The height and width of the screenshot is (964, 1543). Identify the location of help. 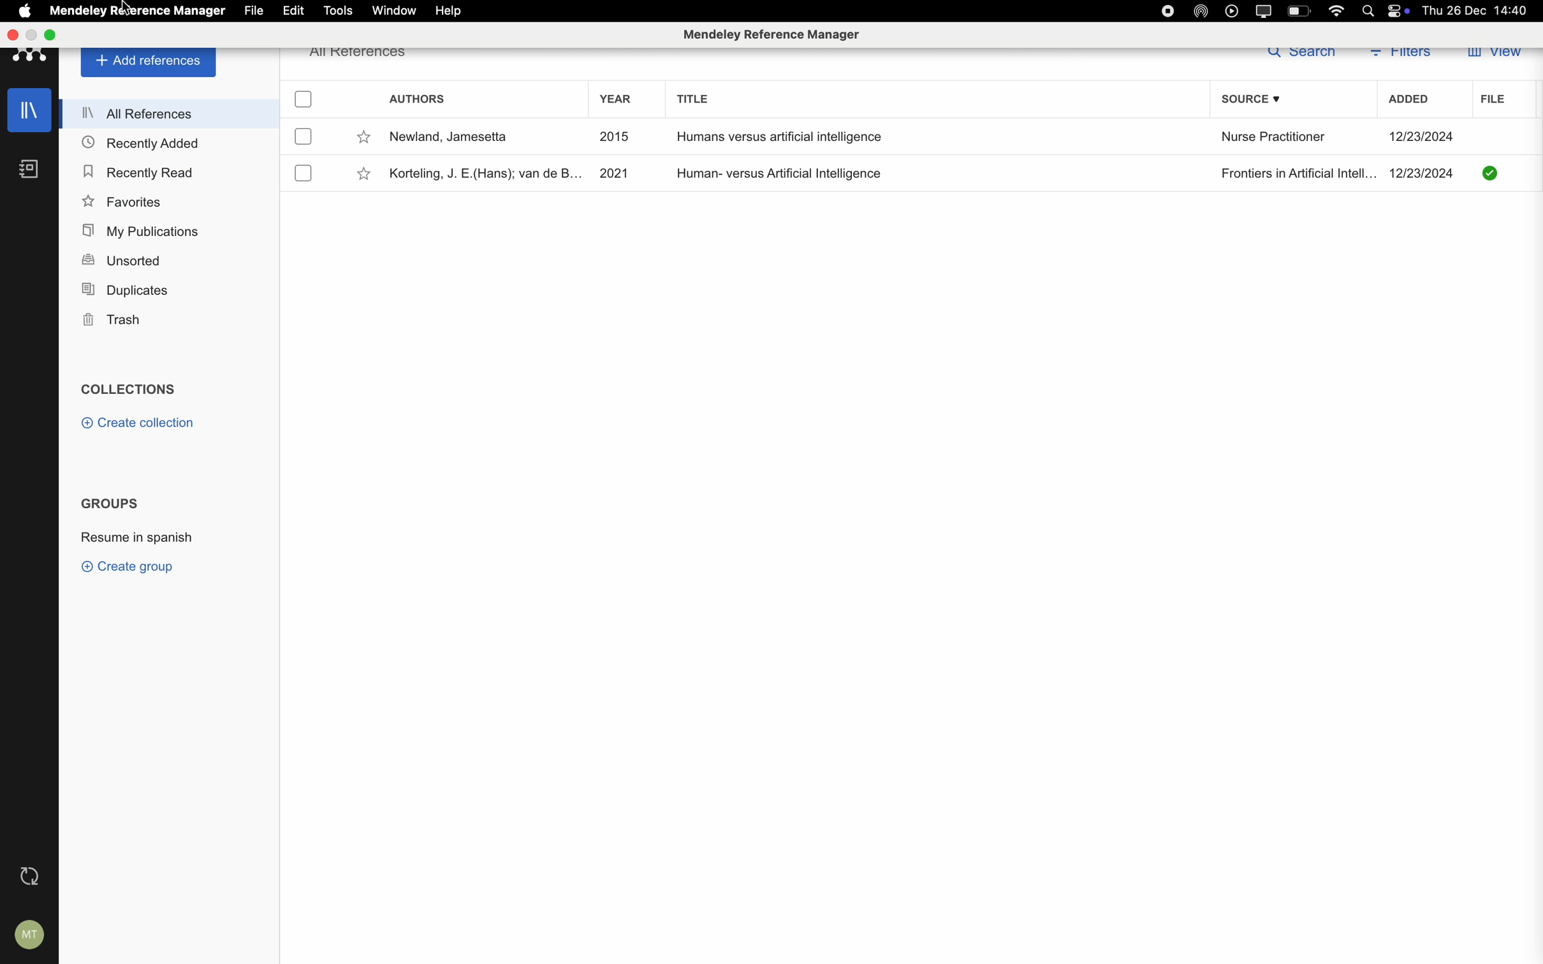
(451, 10).